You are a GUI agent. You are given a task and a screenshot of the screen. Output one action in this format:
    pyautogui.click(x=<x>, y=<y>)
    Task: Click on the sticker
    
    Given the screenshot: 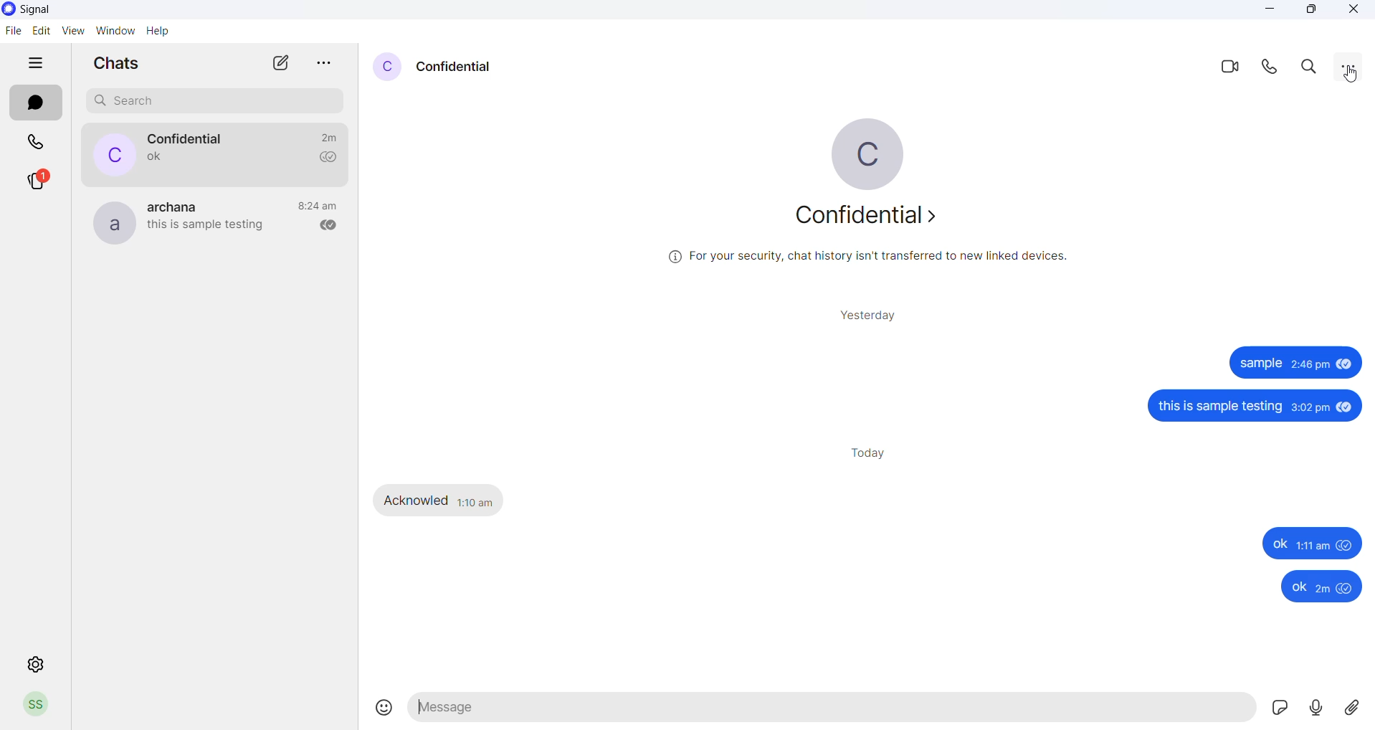 What is the action you would take?
    pyautogui.click(x=1279, y=711)
    